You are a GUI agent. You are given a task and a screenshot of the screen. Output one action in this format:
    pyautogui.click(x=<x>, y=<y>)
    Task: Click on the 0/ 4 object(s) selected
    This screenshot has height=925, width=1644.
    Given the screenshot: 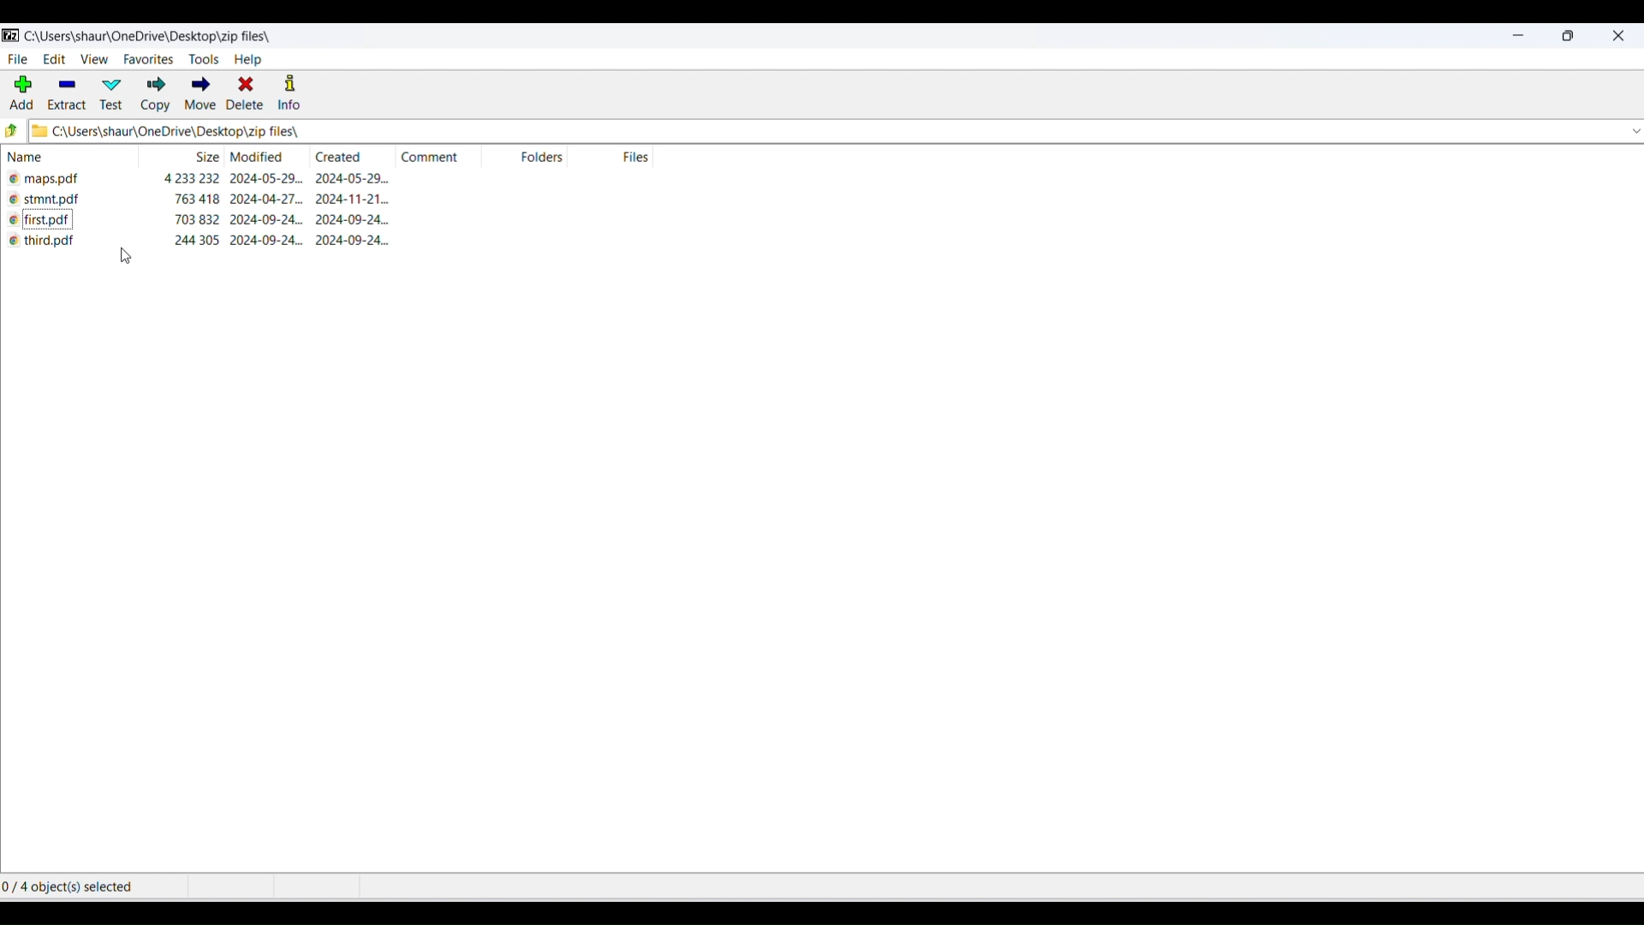 What is the action you would take?
    pyautogui.click(x=71, y=886)
    